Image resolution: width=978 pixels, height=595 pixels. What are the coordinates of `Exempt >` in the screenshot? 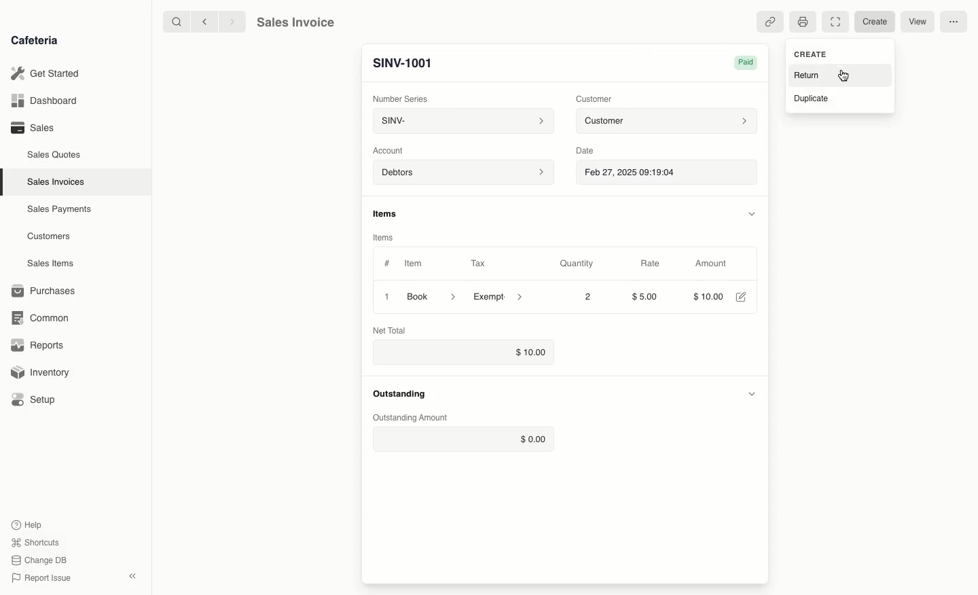 It's located at (499, 297).